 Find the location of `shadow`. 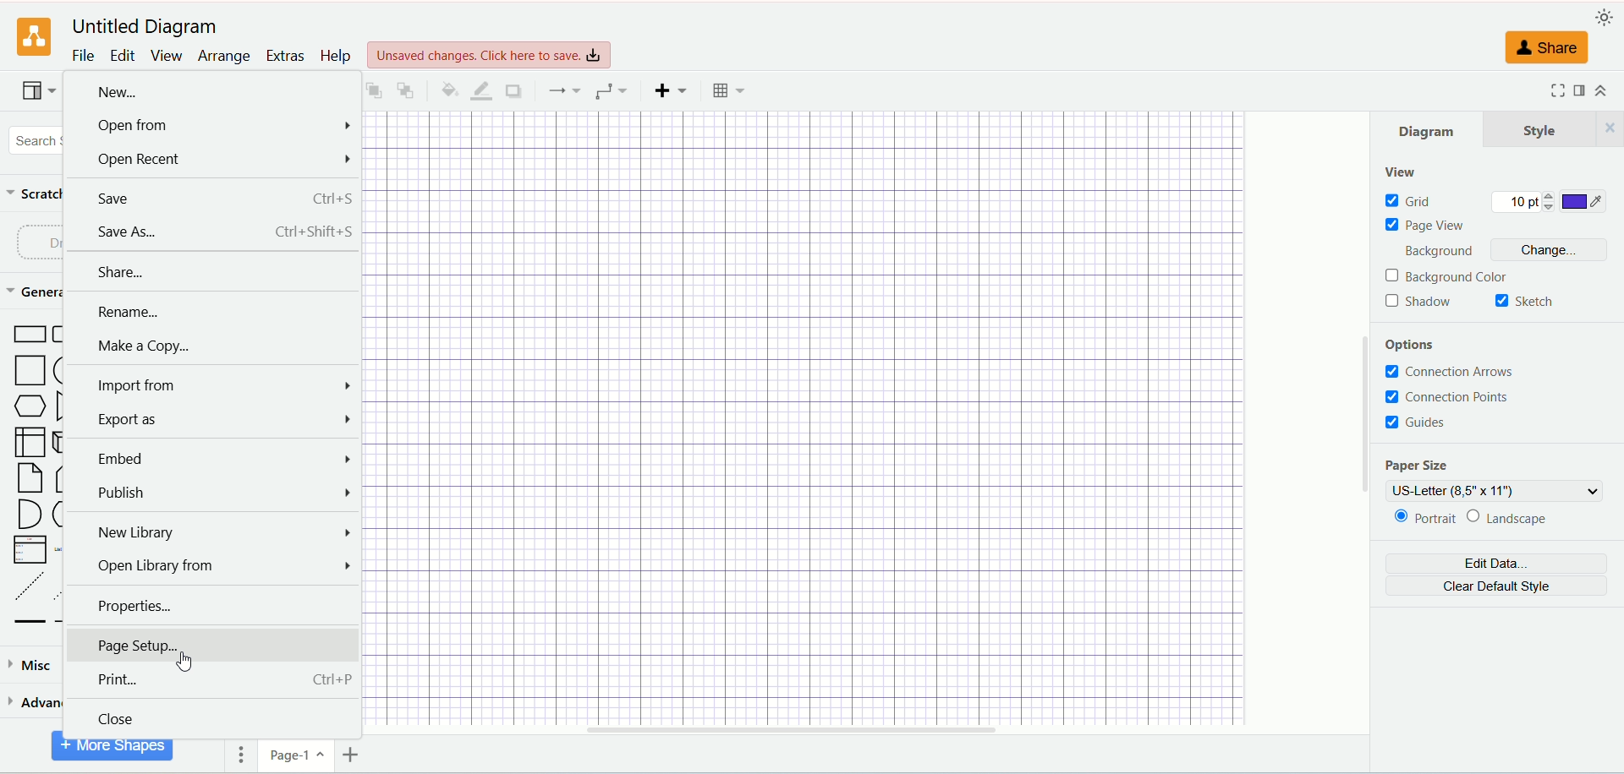

shadow is located at coordinates (1419, 303).